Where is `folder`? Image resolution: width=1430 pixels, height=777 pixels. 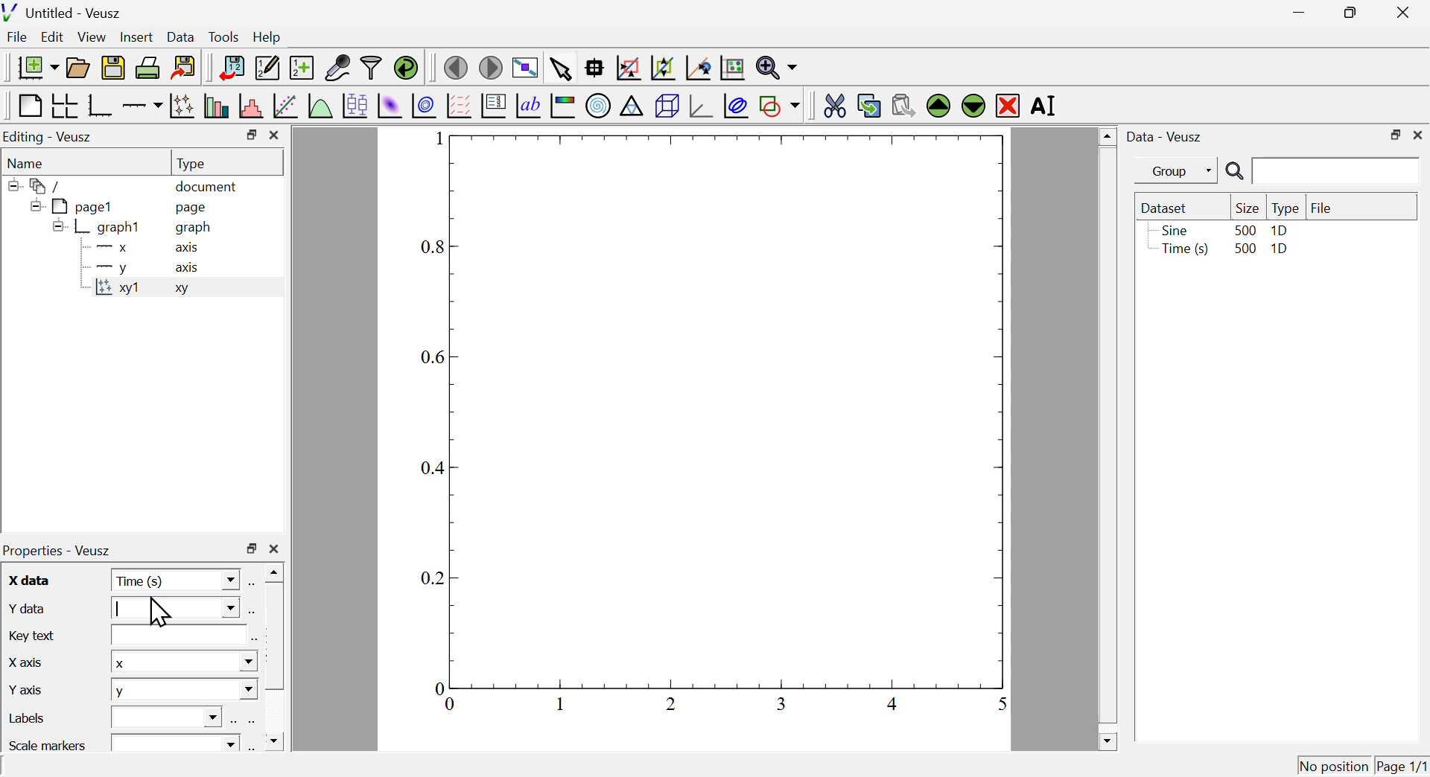
folder is located at coordinates (41, 185).